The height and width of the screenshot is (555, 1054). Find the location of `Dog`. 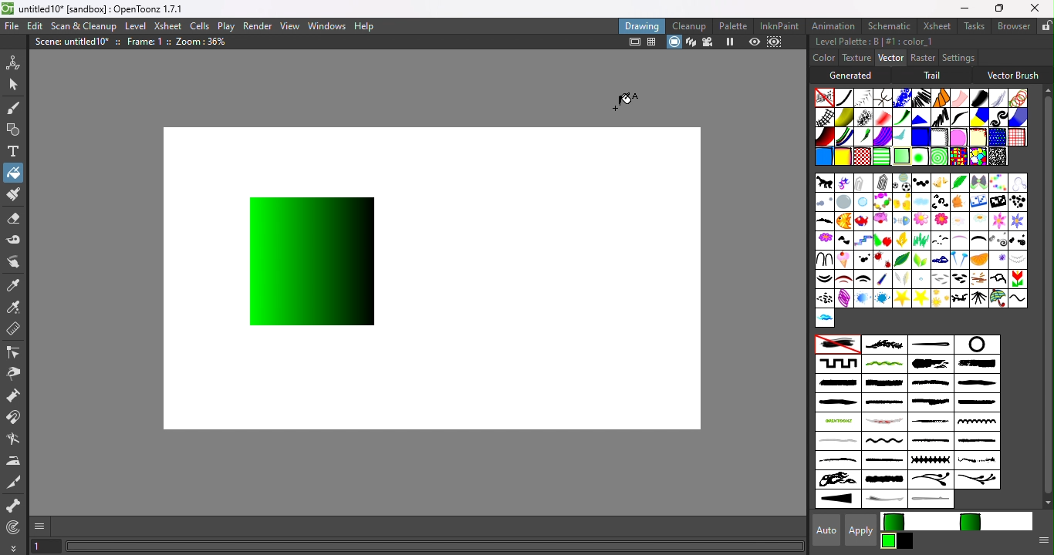

Dog is located at coordinates (959, 203).